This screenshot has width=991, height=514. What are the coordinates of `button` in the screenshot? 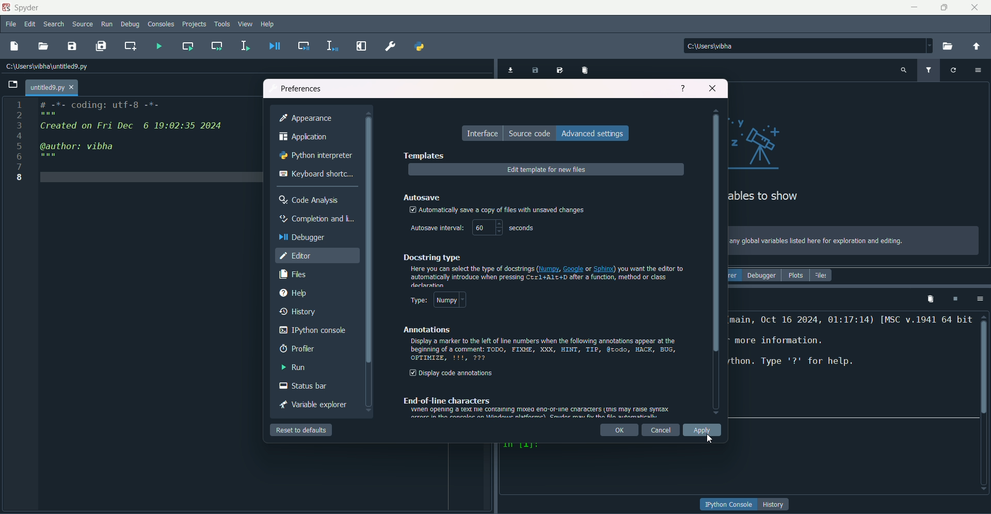 It's located at (729, 505).